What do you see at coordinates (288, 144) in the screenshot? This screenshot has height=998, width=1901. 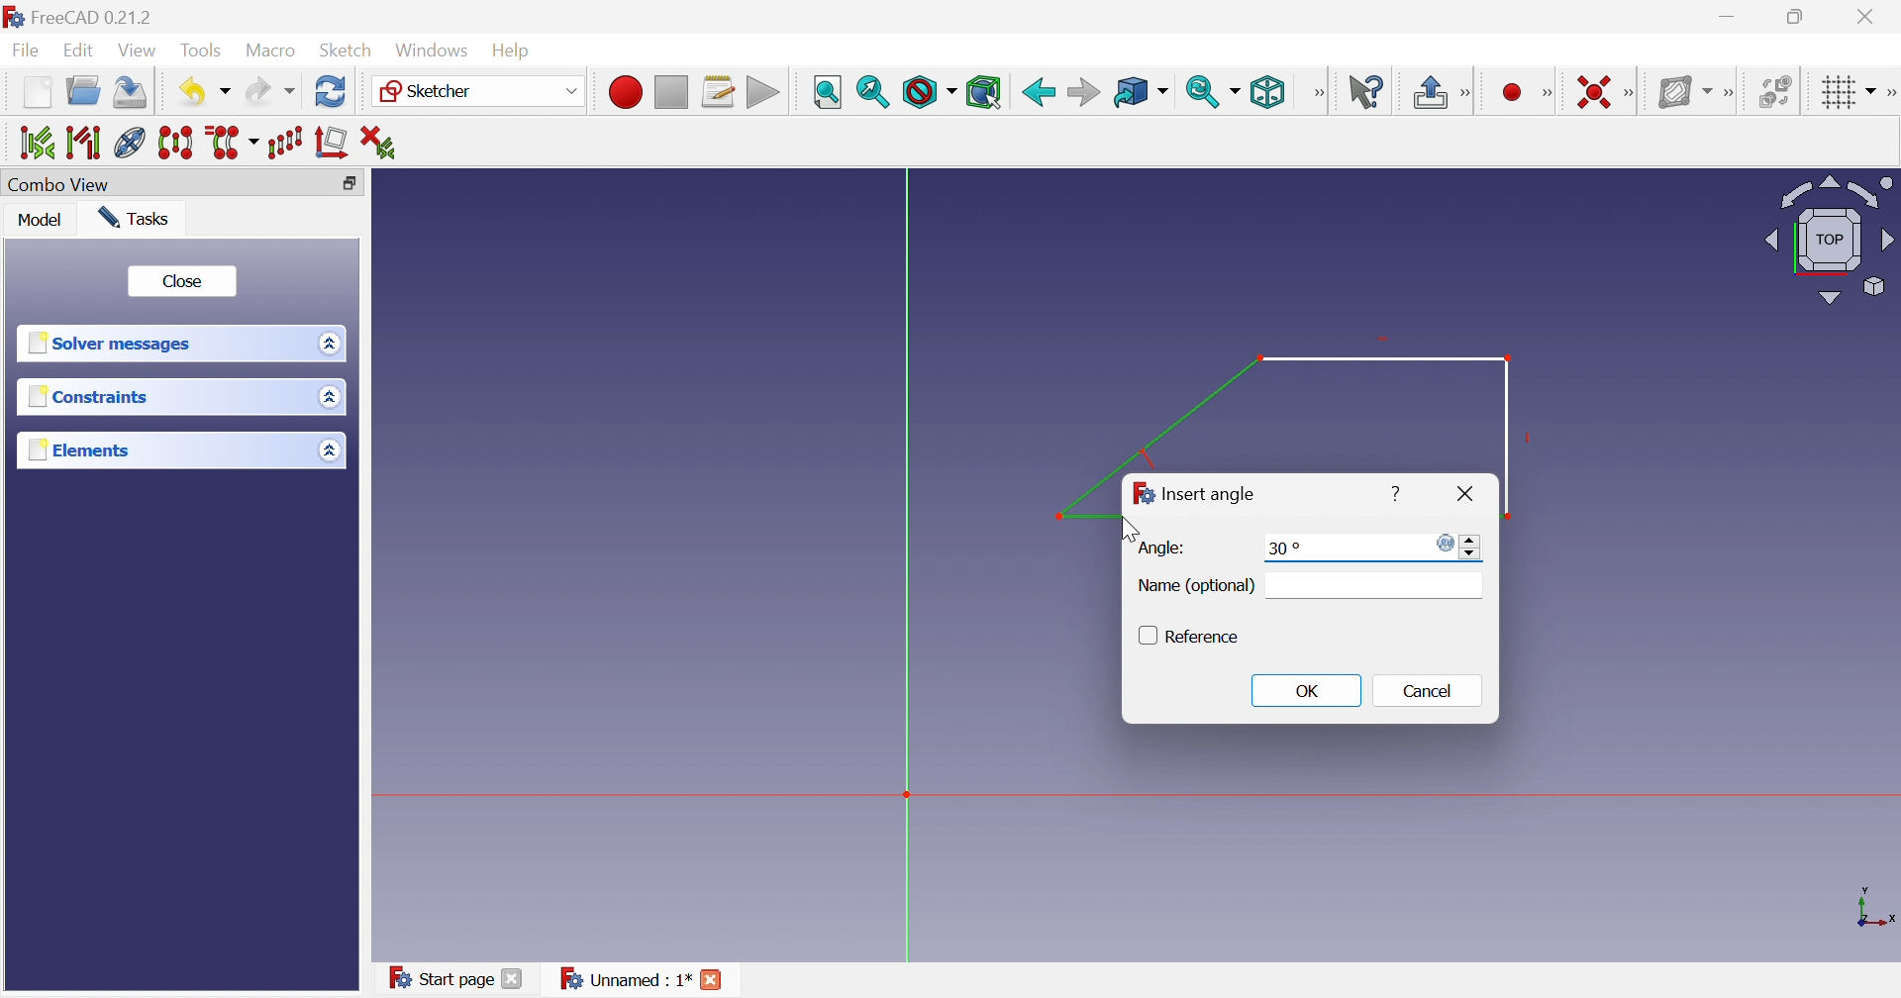 I see `Rectangular array` at bounding box center [288, 144].